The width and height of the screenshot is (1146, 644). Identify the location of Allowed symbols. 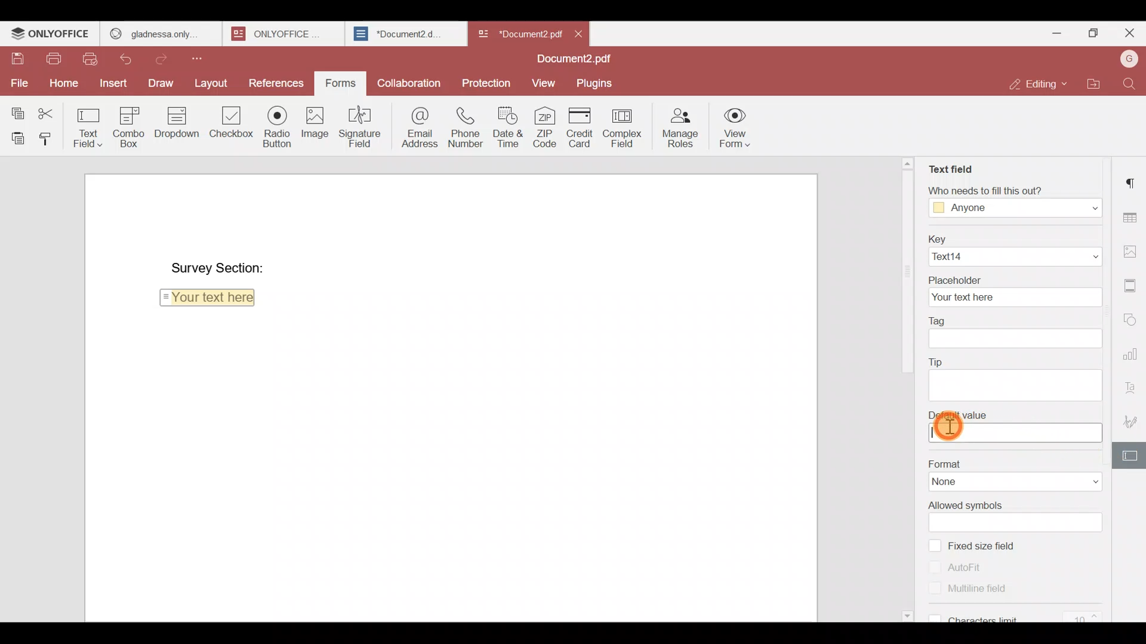
(1017, 504).